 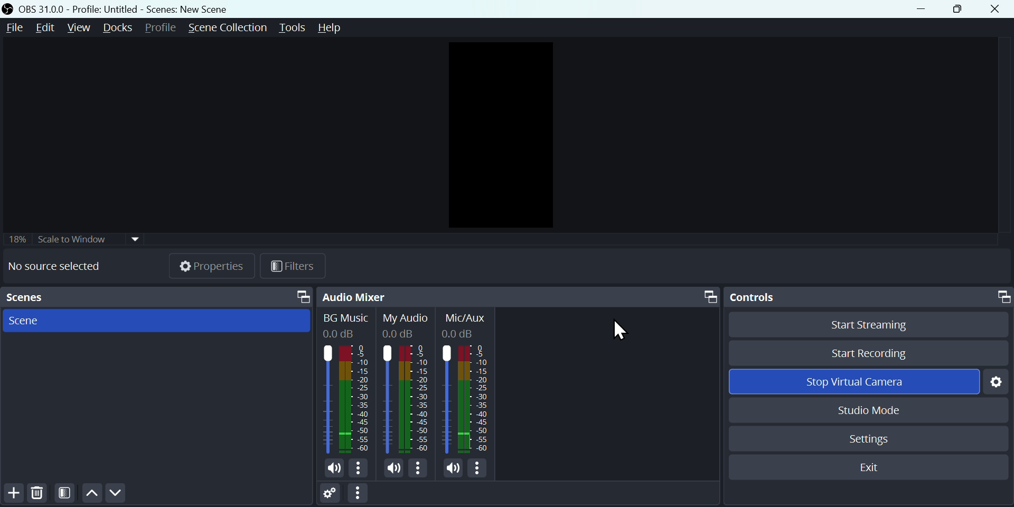 I want to click on No source selected, so click(x=53, y=269).